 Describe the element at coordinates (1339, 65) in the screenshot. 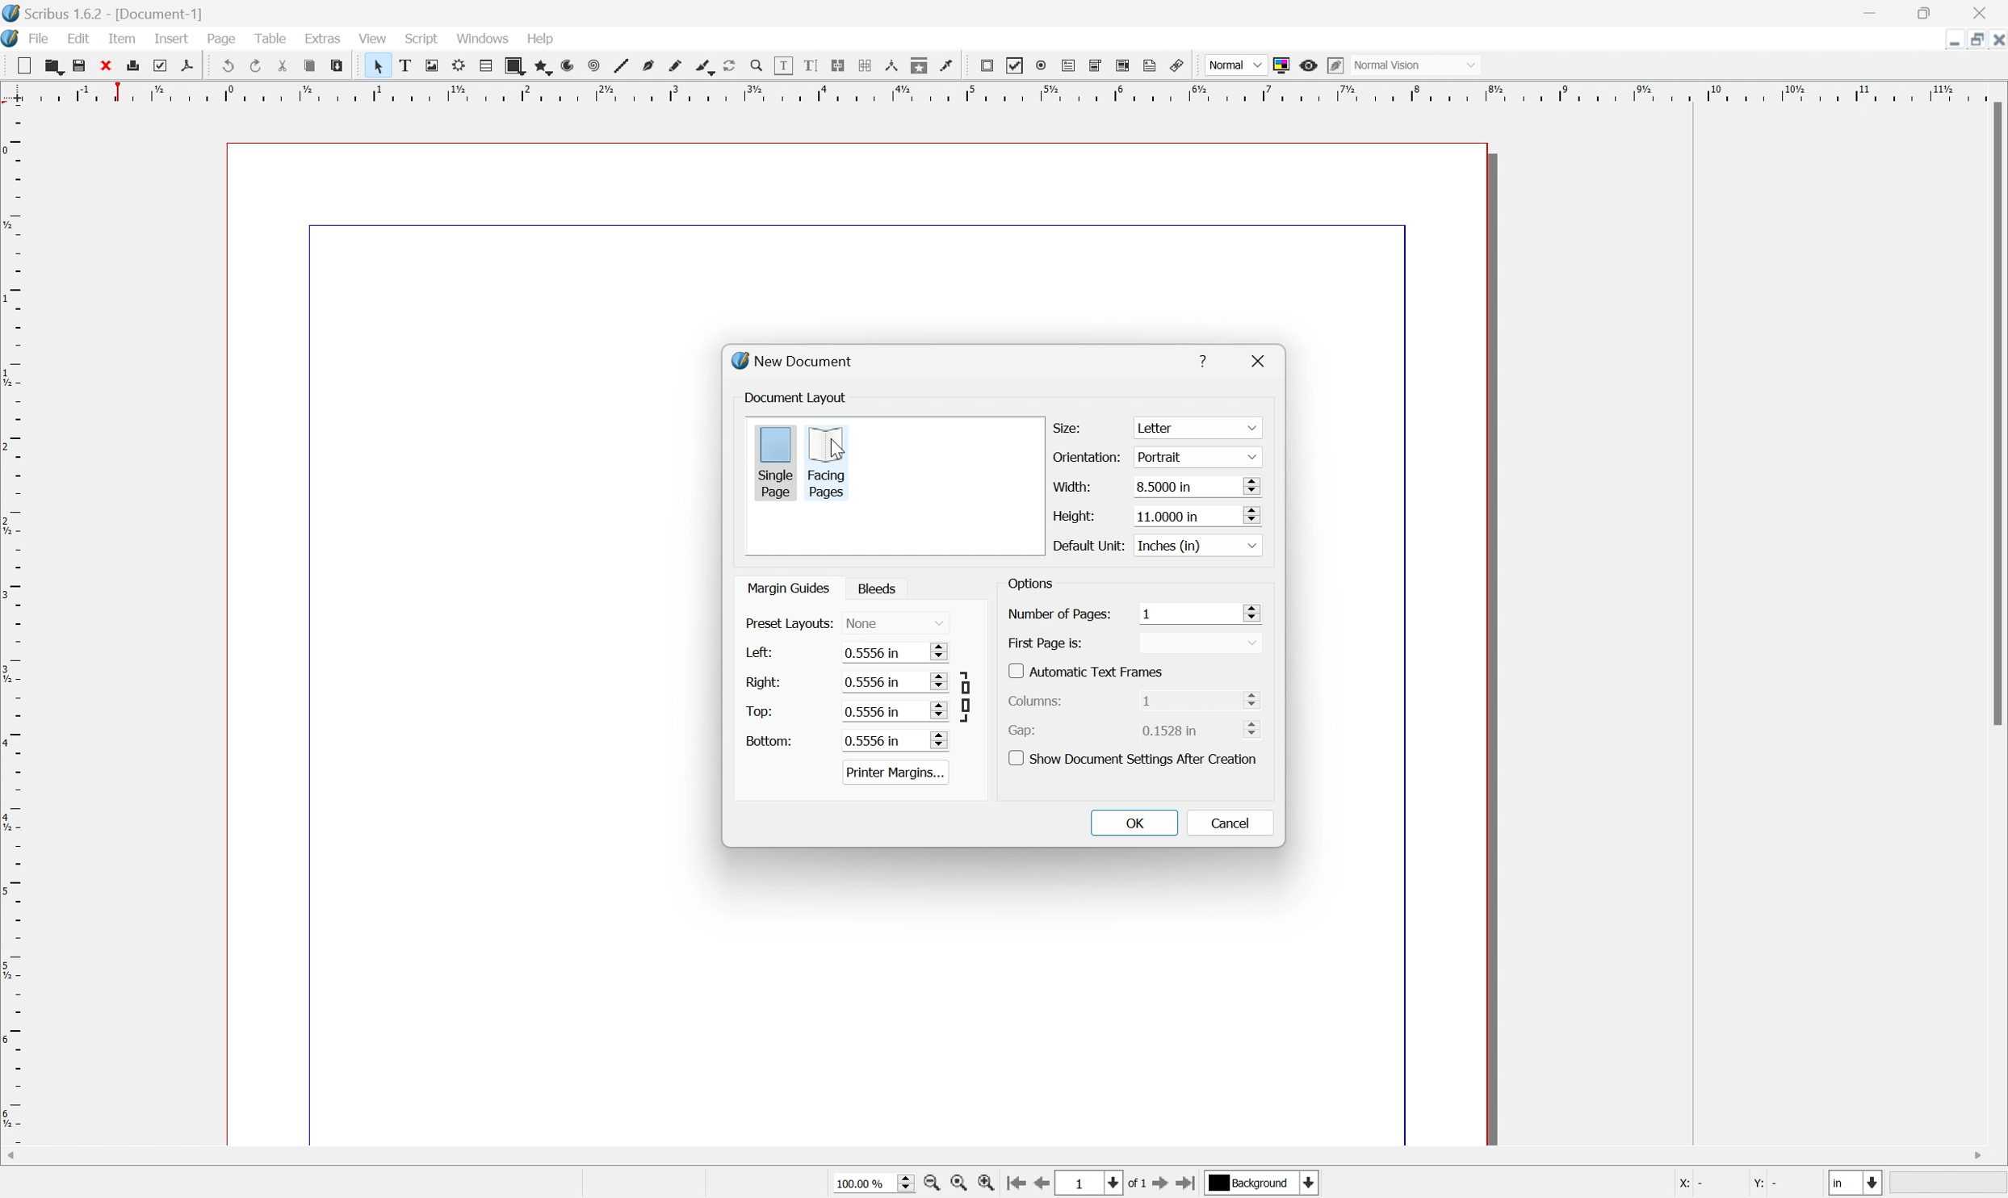

I see `Edit in preview mode` at that location.